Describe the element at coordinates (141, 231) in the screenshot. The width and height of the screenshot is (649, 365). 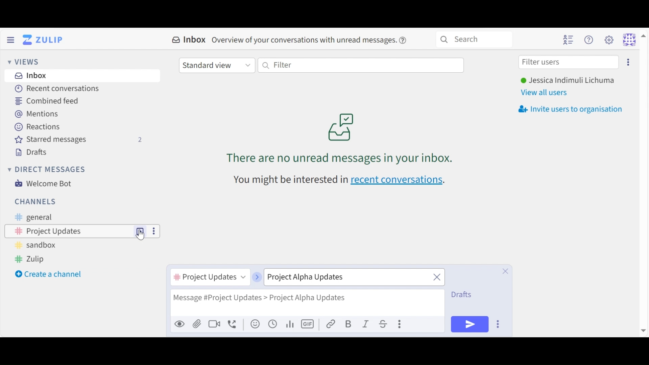
I see `New Topic` at that location.